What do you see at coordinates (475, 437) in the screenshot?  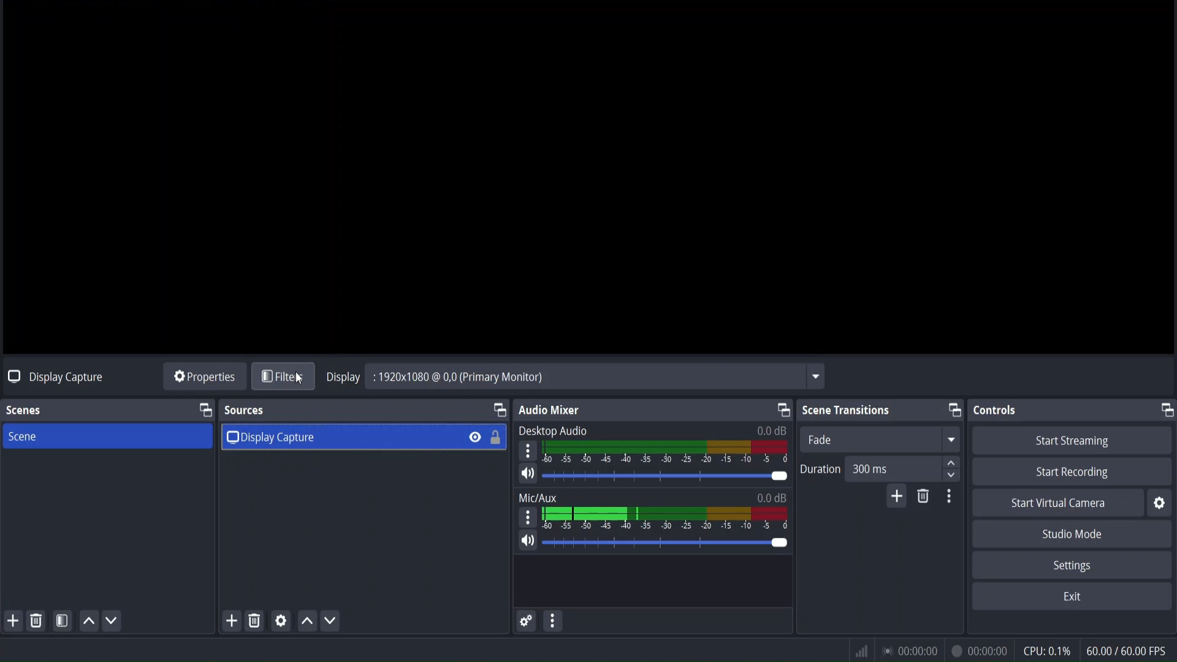 I see `hide` at bounding box center [475, 437].